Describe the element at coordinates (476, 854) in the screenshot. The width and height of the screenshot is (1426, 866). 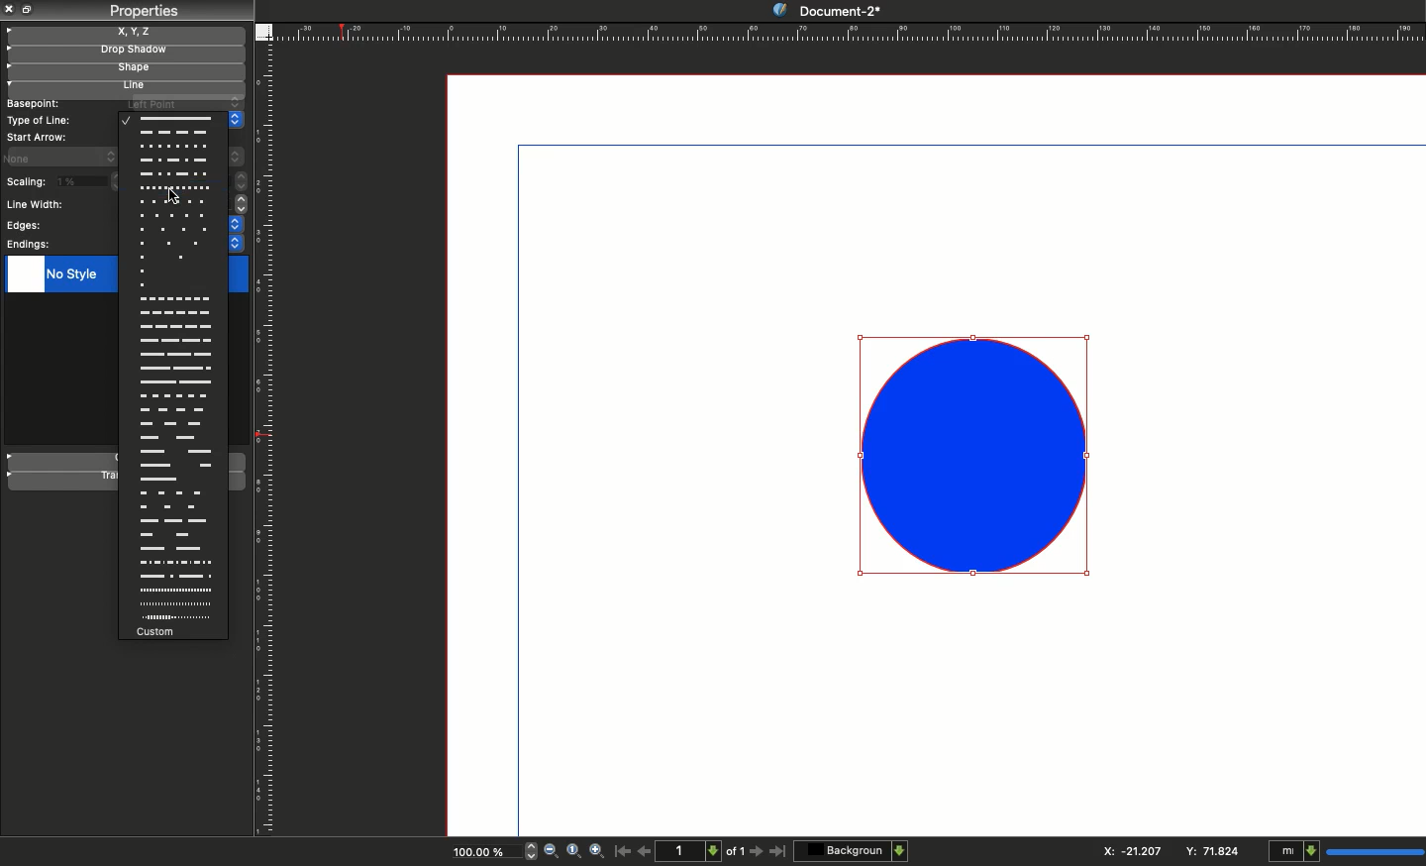
I see `100.00%` at that location.